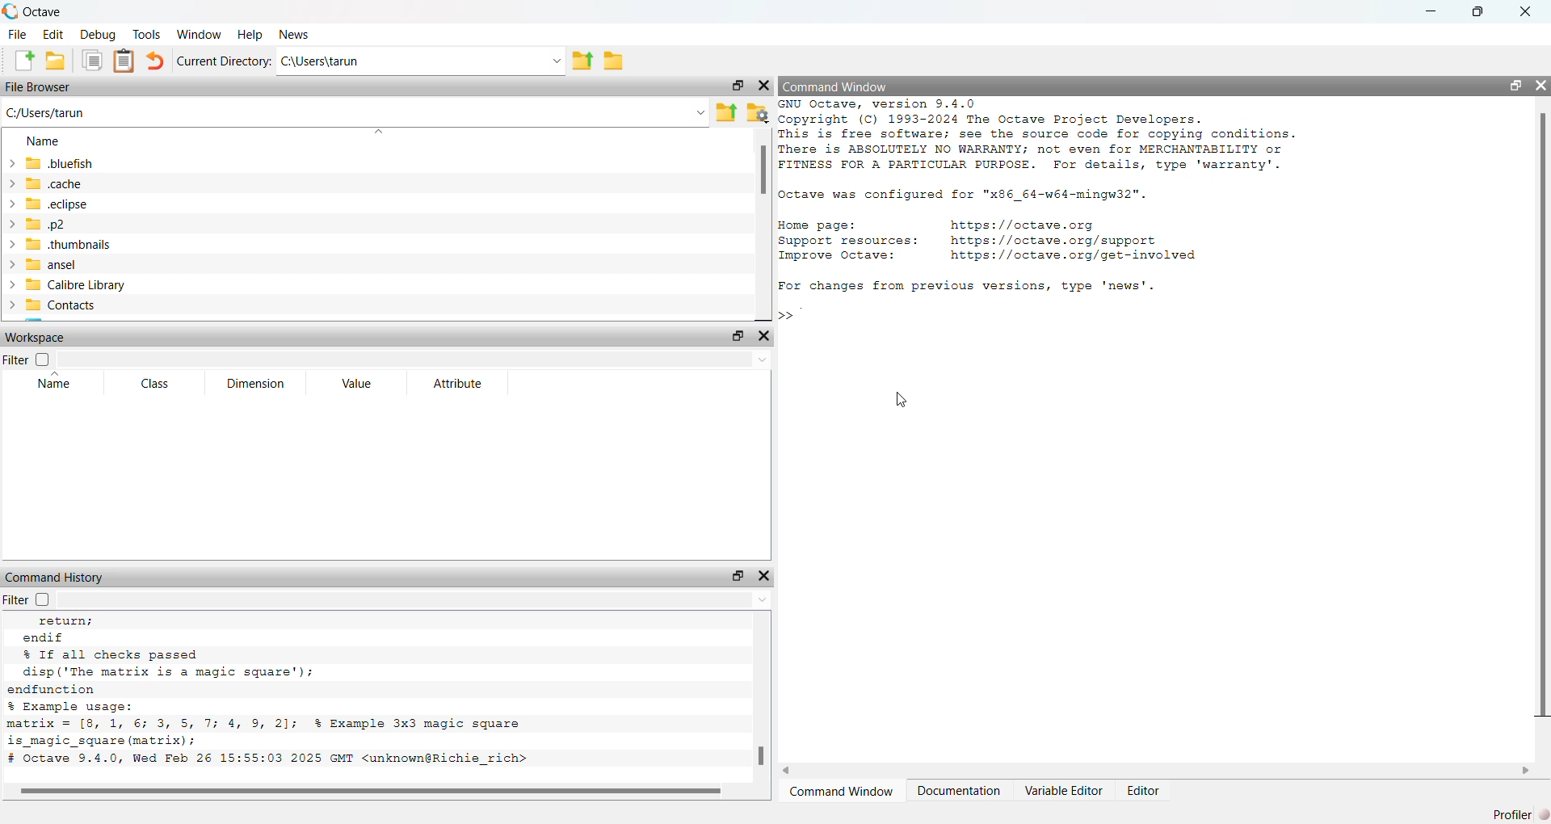  Describe the element at coordinates (1477, 11) in the screenshot. I see `maximize` at that location.